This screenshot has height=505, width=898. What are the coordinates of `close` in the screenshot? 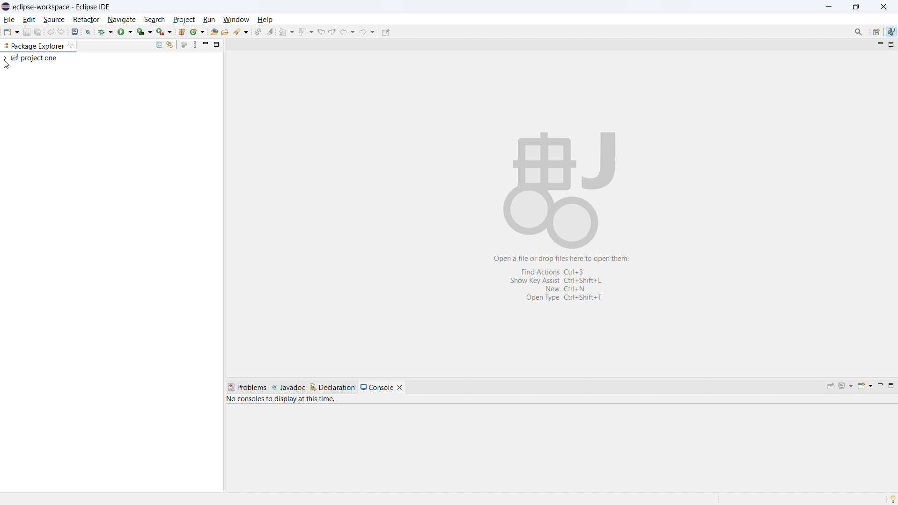 It's located at (884, 6).